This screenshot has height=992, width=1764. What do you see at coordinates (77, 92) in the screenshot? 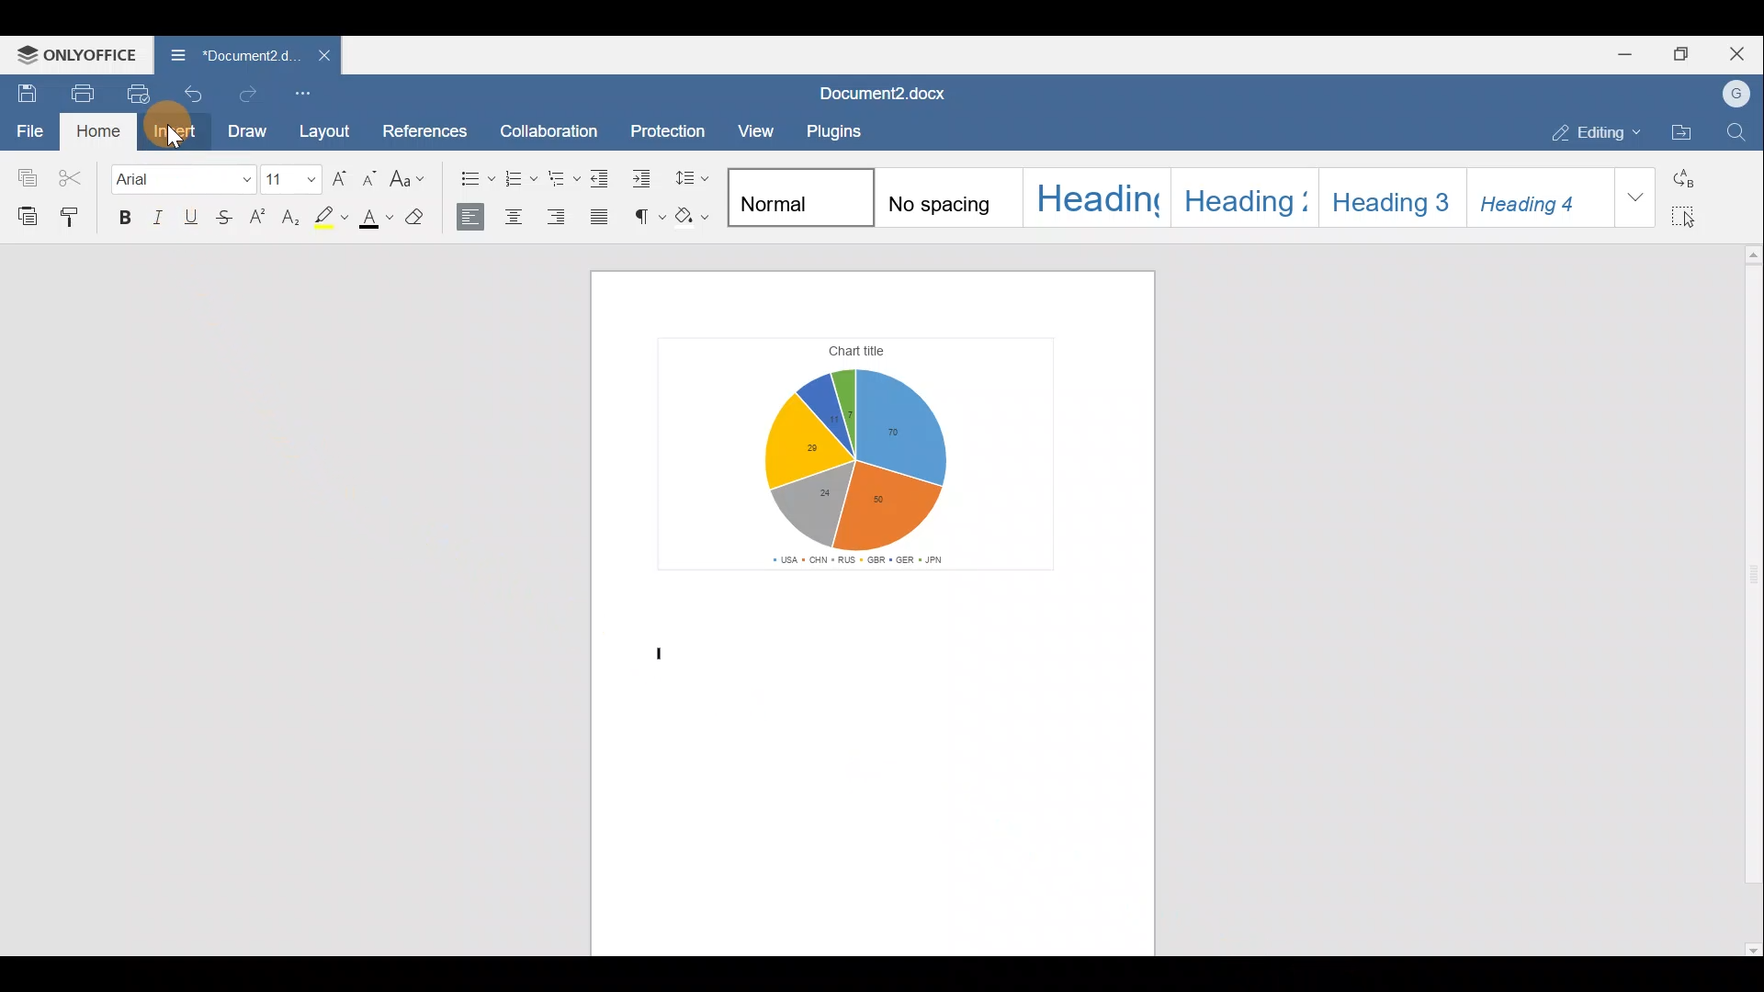
I see `Print file` at bounding box center [77, 92].